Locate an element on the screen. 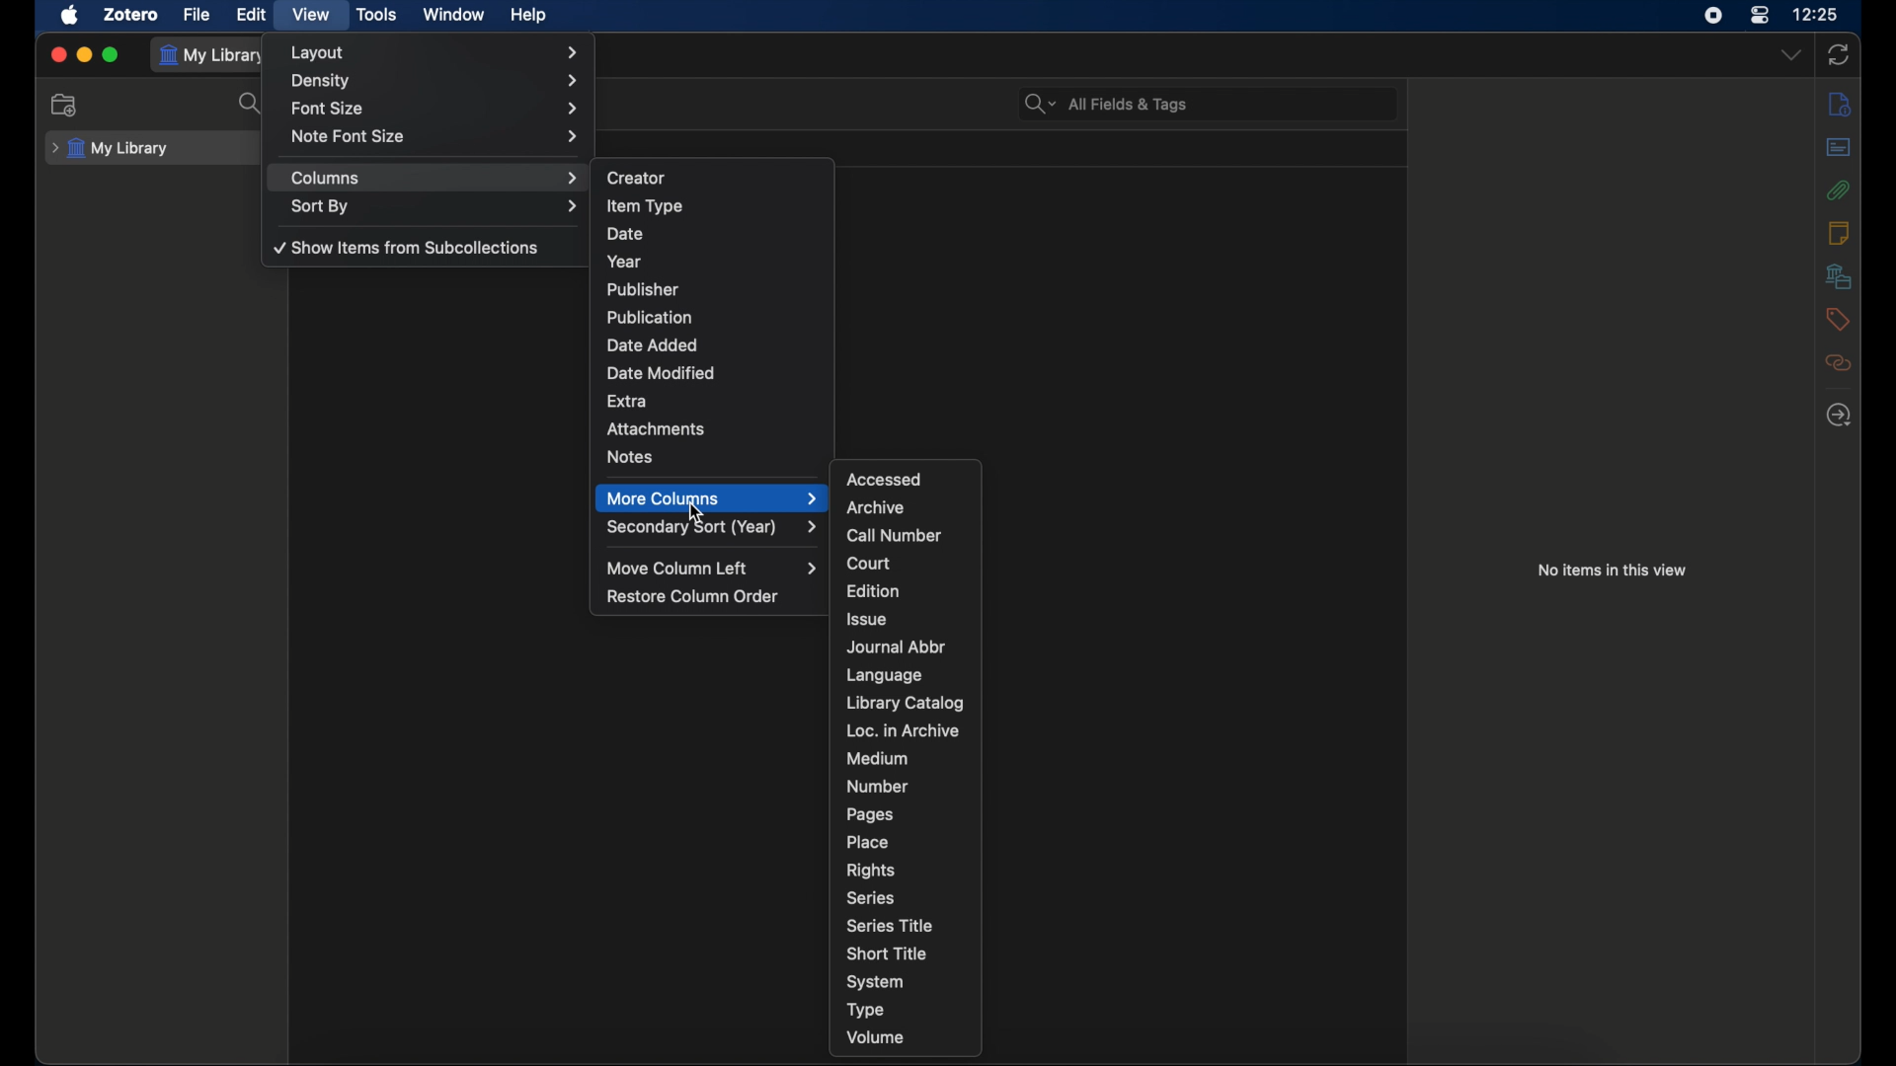  issue is located at coordinates (867, 619).